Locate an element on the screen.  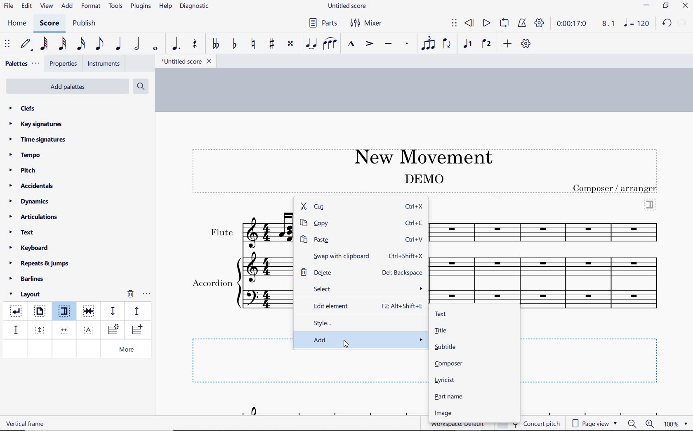
page view is located at coordinates (595, 424).